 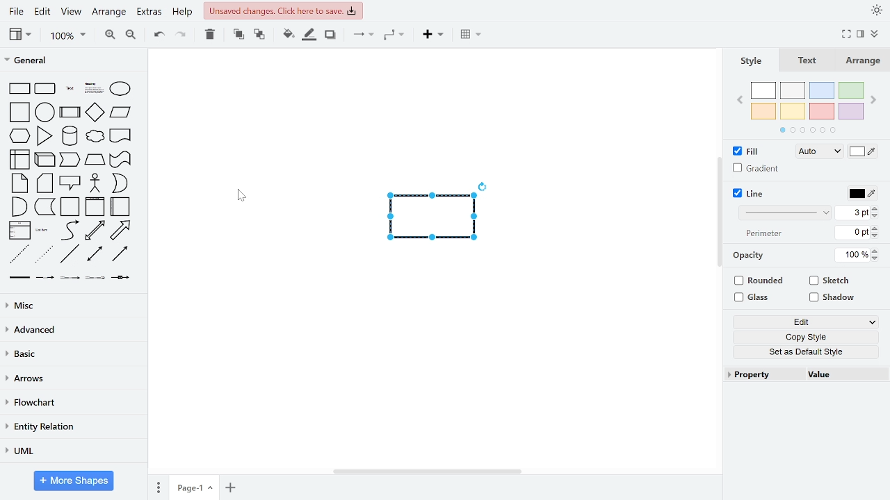 I want to click on to front, so click(x=238, y=36).